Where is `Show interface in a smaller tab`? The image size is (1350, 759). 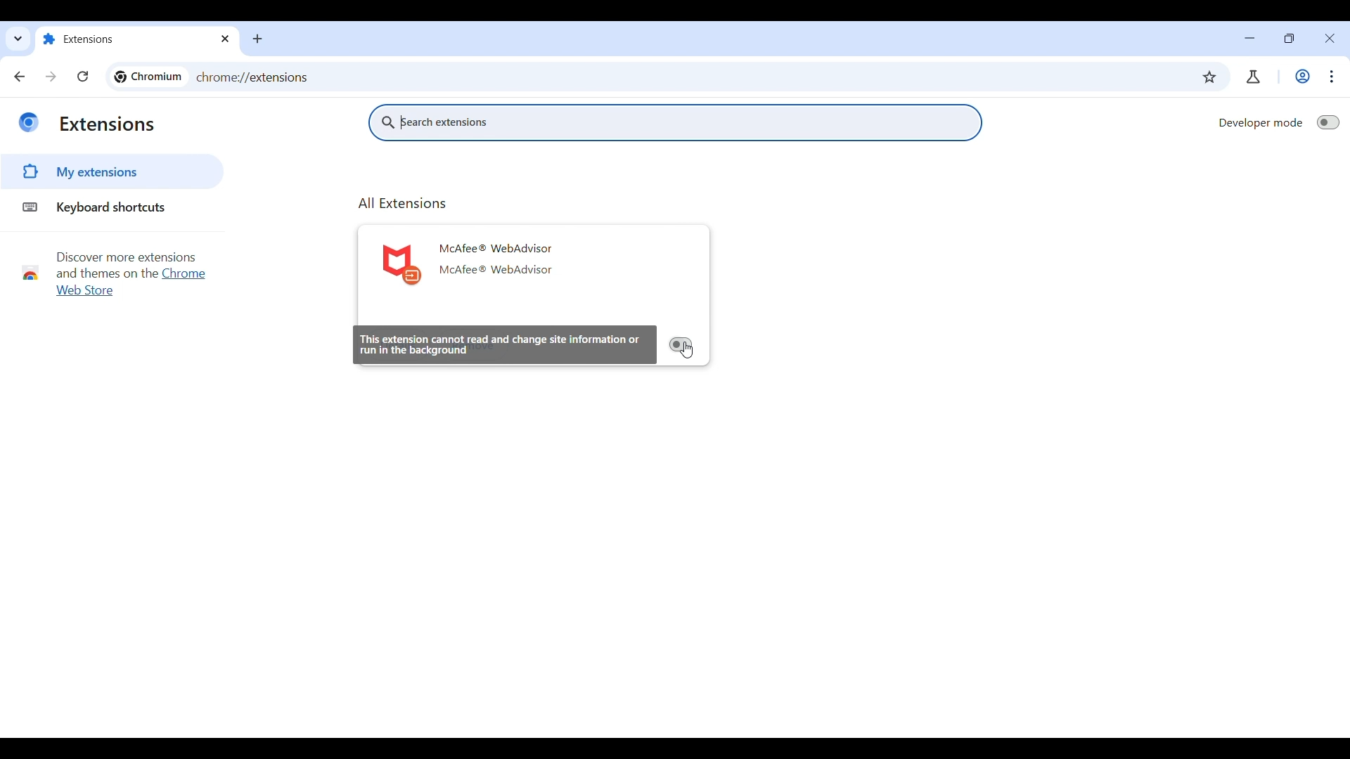
Show interface in a smaller tab is located at coordinates (1289, 38).